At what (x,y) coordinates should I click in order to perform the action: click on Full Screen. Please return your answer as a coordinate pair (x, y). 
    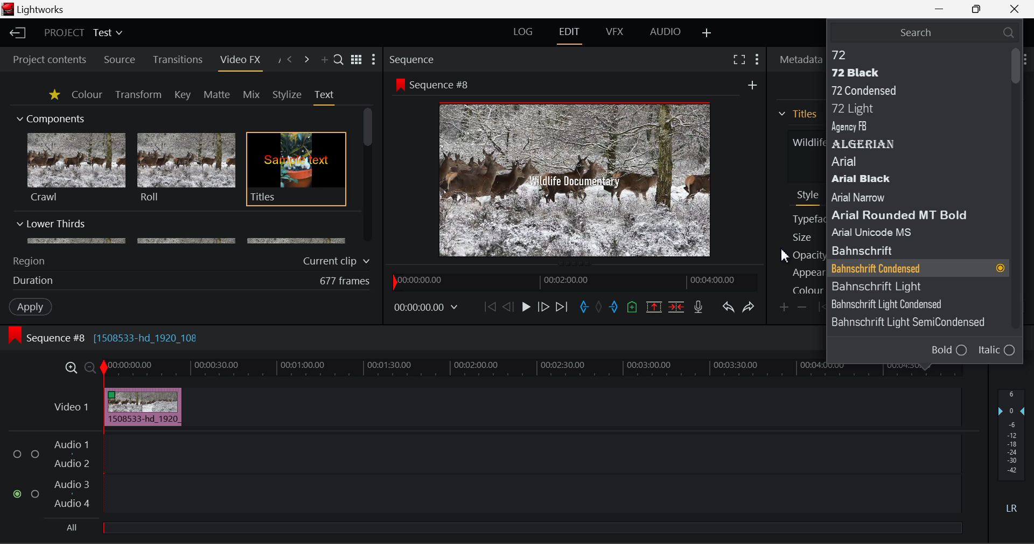
    Looking at the image, I should click on (739, 59).